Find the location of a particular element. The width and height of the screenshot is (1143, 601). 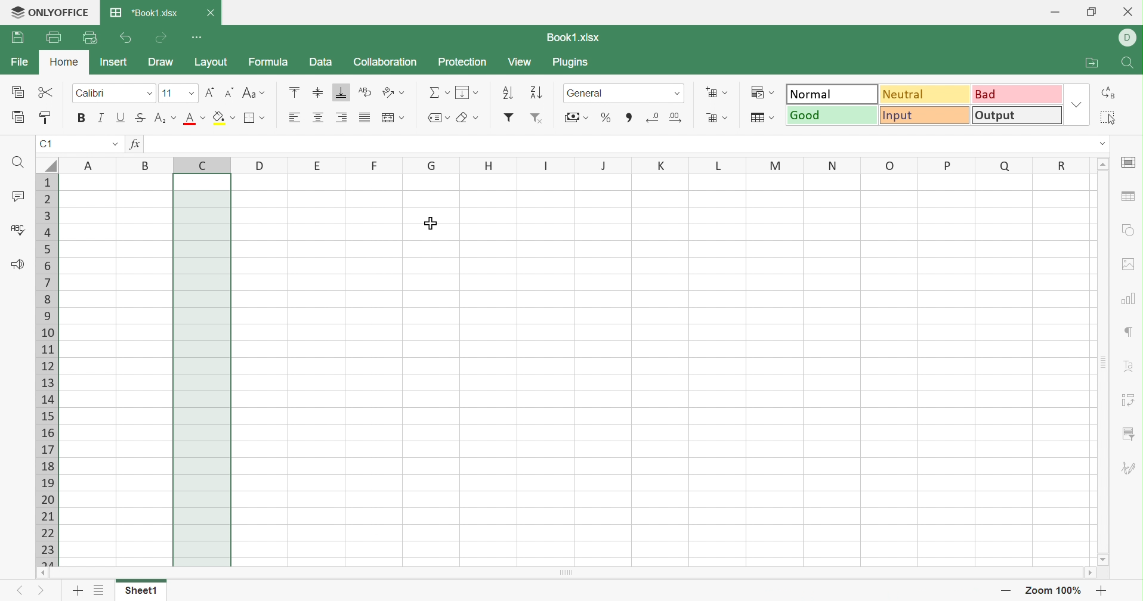

Plugins is located at coordinates (572, 62).